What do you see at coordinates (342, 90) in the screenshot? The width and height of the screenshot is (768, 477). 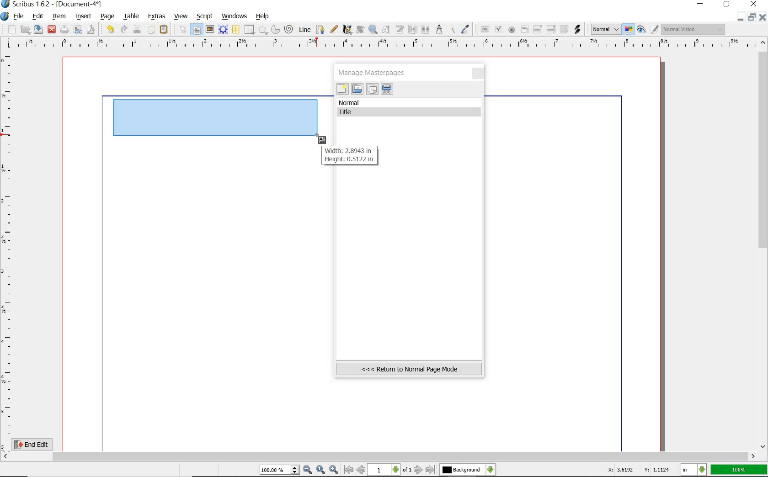 I see `new` at bounding box center [342, 90].